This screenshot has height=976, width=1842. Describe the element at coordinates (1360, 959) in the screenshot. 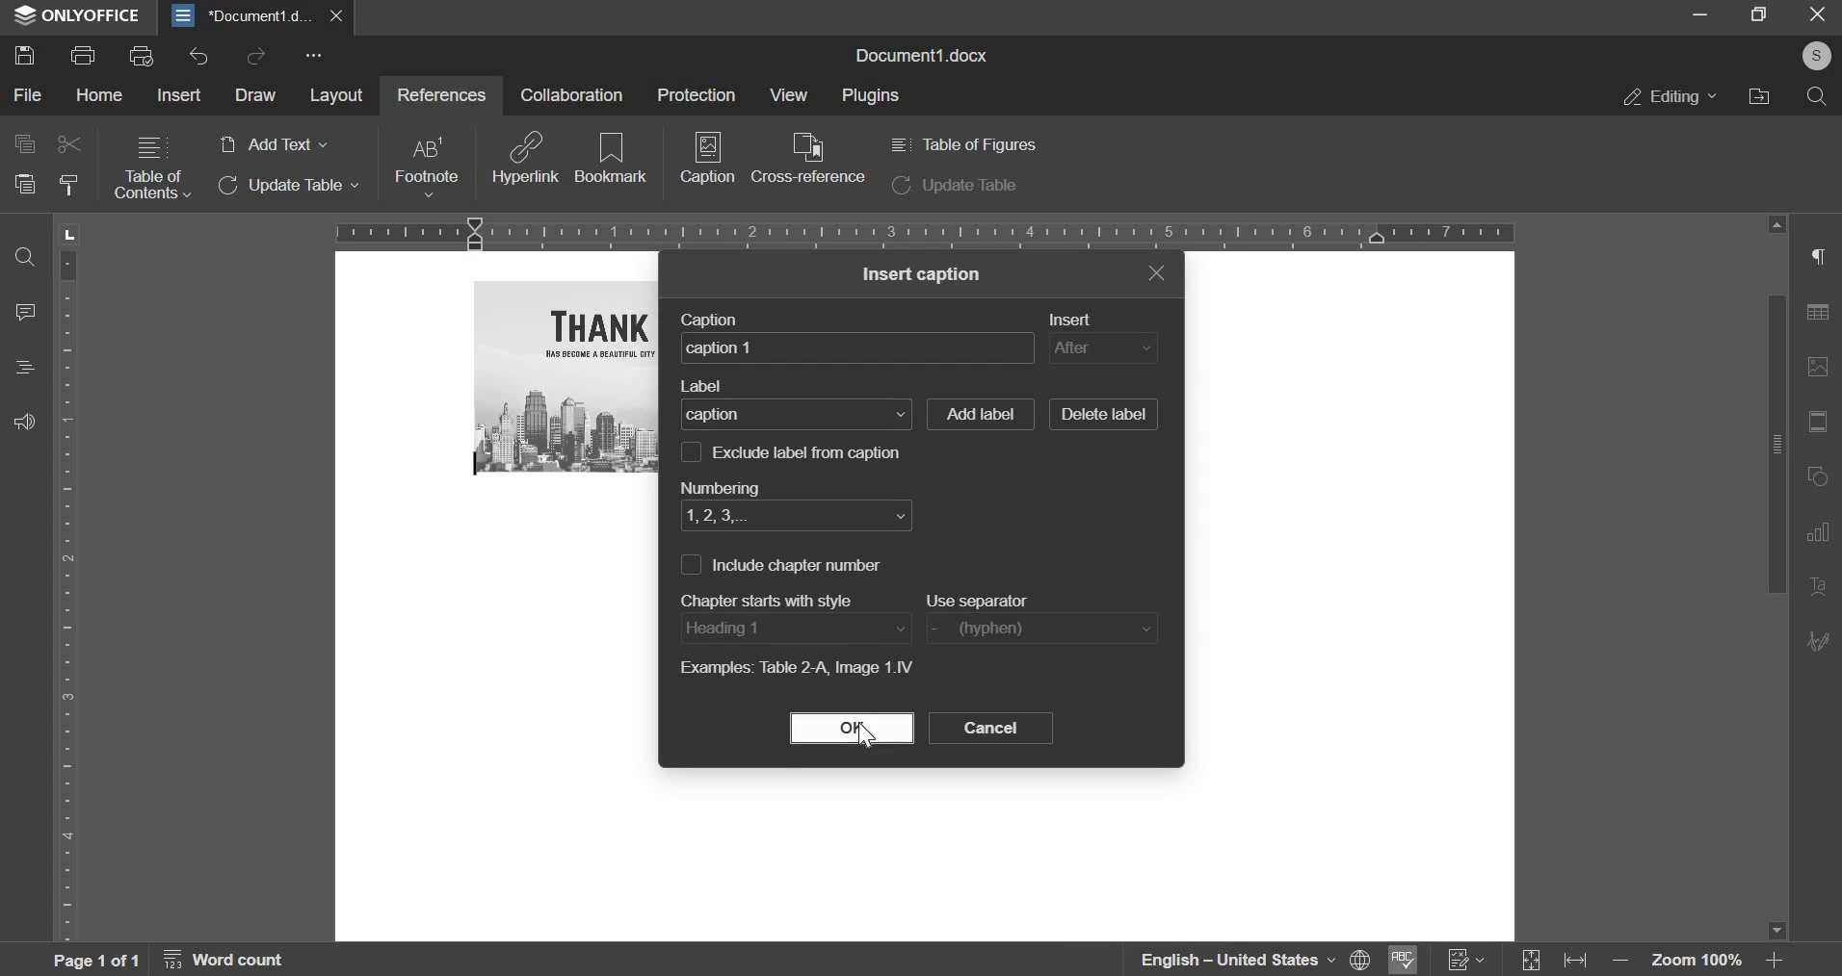

I see `Set Document Language` at that location.